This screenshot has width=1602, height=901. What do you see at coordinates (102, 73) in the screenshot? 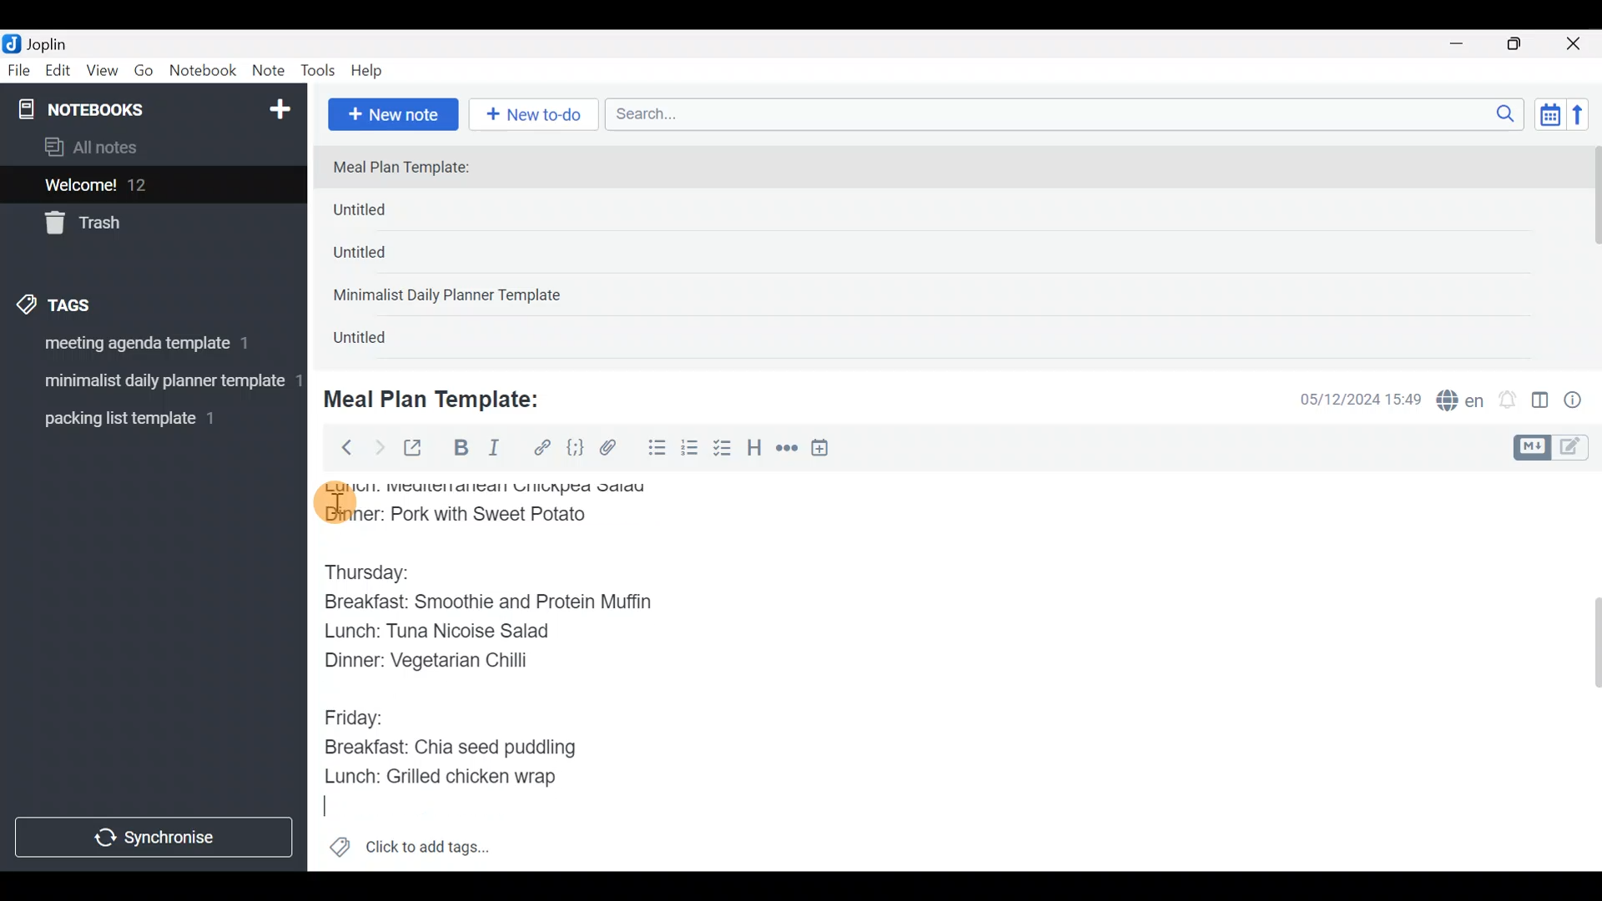
I see `View` at bounding box center [102, 73].